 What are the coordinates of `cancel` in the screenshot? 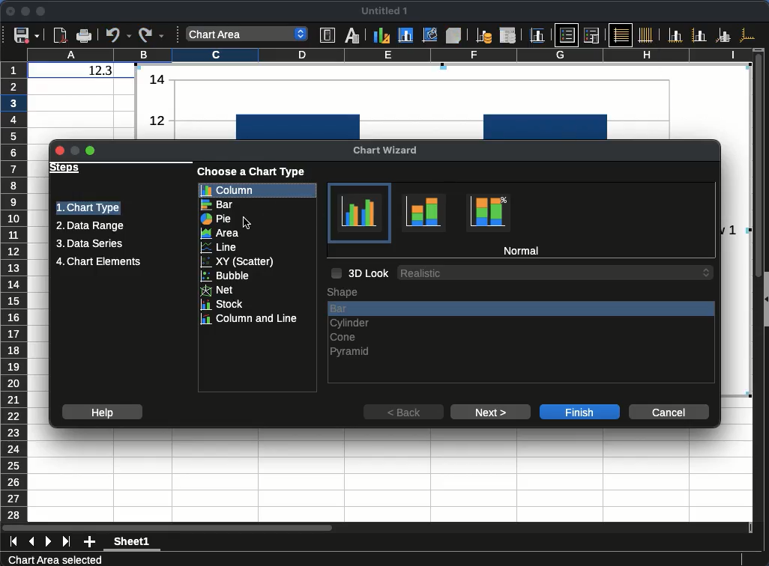 It's located at (669, 412).